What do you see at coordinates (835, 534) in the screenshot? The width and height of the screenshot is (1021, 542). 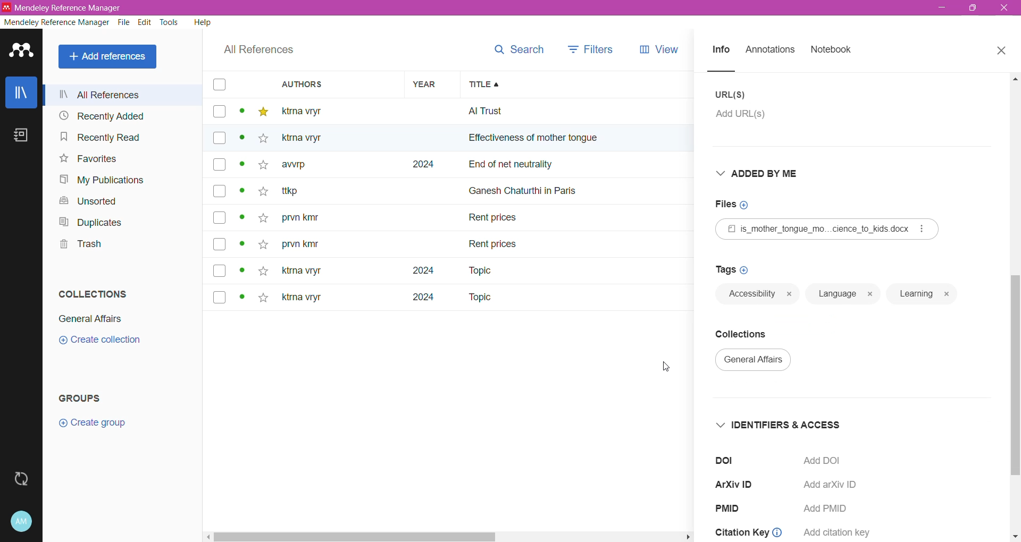 I see `add citation key` at bounding box center [835, 534].